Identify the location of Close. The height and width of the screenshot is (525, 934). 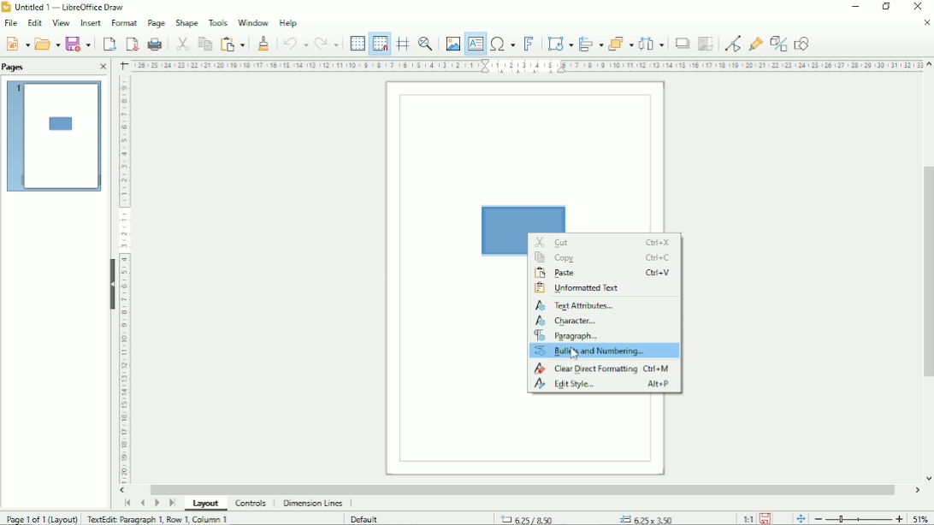
(926, 23).